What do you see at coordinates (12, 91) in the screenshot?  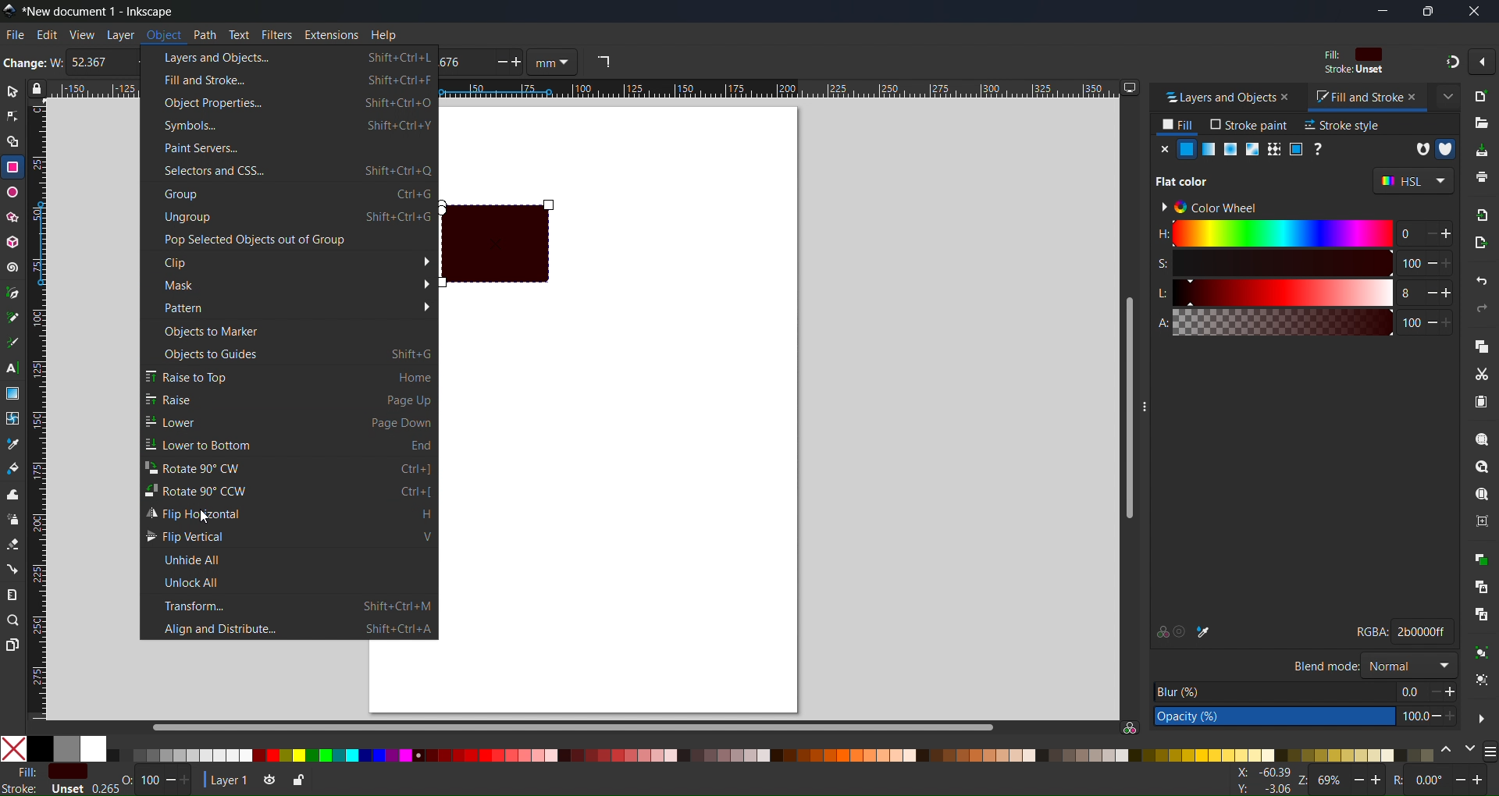 I see `Selector tool` at bounding box center [12, 91].